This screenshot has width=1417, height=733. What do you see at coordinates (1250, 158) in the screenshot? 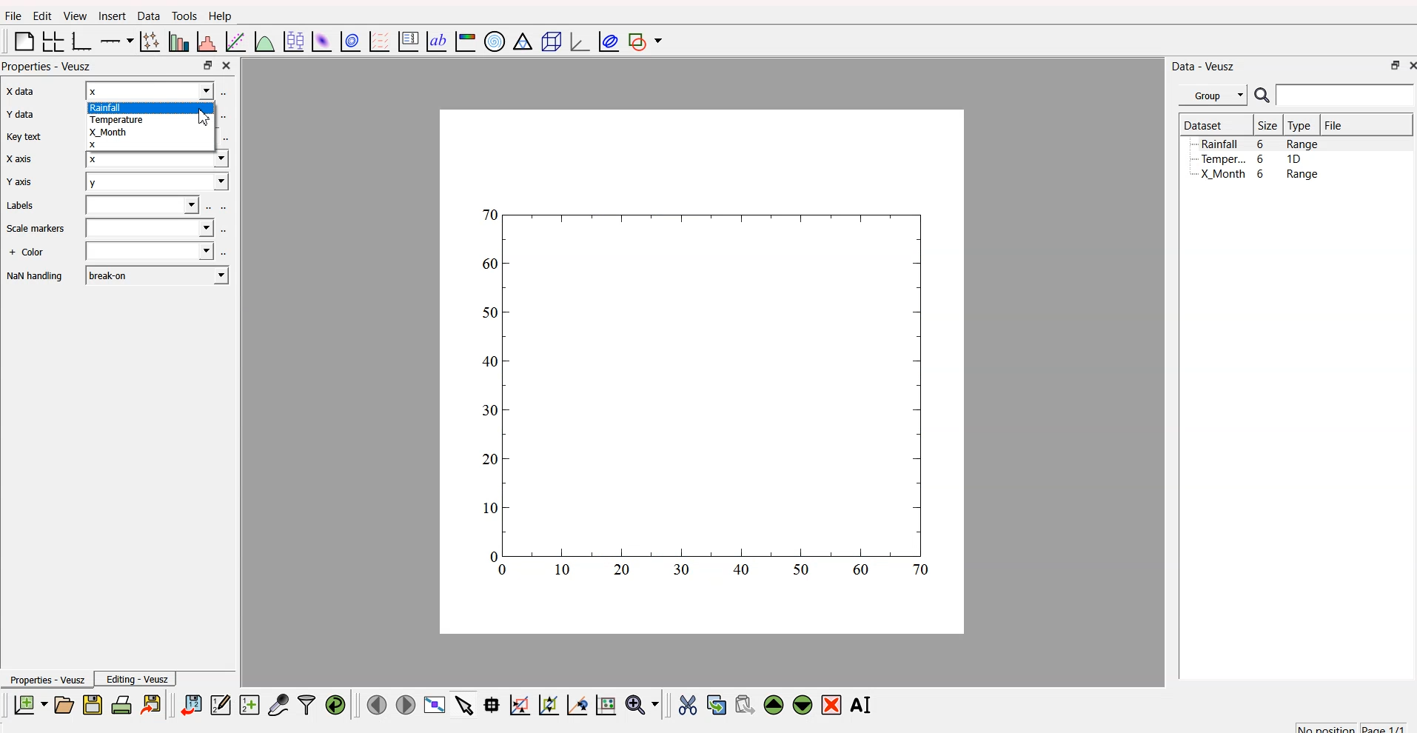
I see `Temper... 6 1D` at bounding box center [1250, 158].